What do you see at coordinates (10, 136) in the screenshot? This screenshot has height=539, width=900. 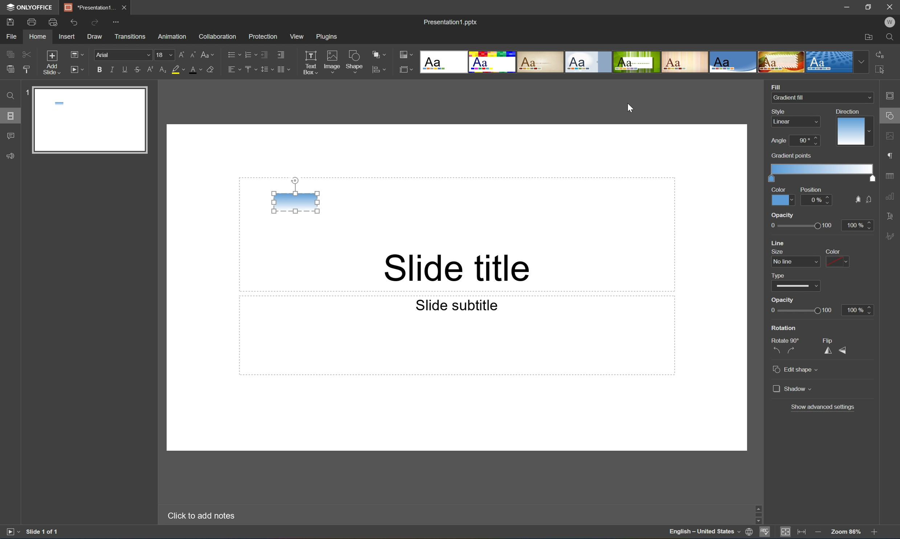 I see `Comments` at bounding box center [10, 136].